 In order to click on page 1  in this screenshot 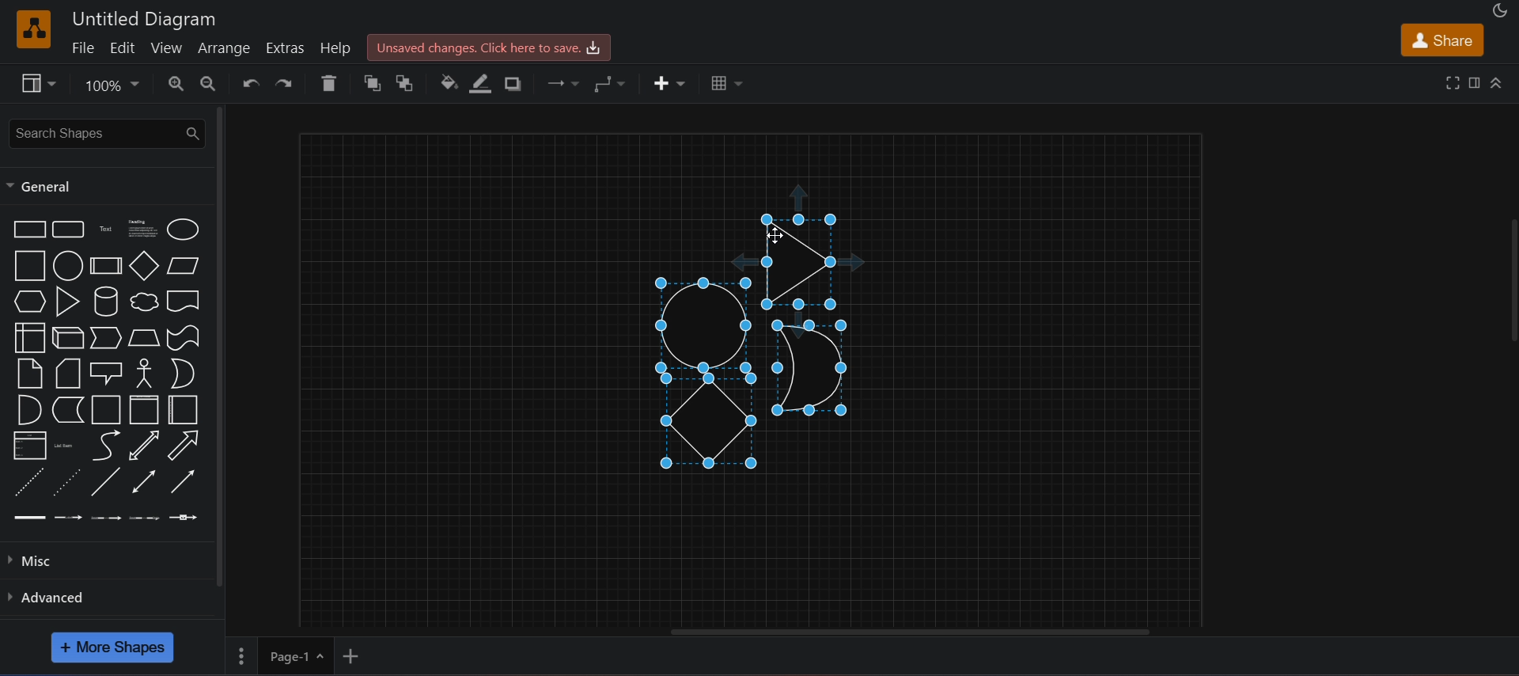, I will do `click(278, 654)`.